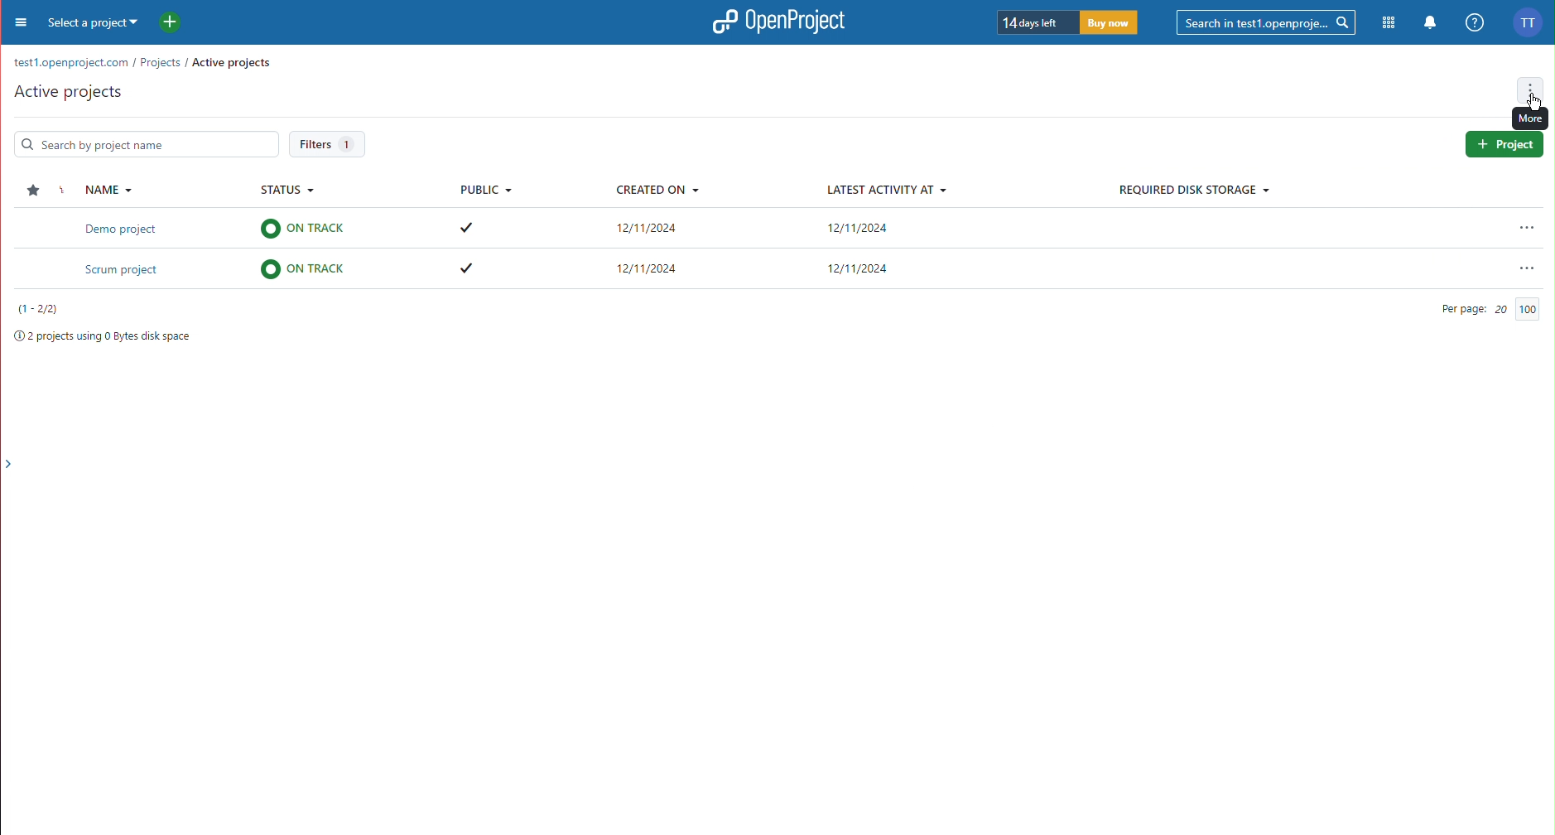 This screenshot has height=835, width=1555. What do you see at coordinates (41, 308) in the screenshot?
I see `Projects number` at bounding box center [41, 308].